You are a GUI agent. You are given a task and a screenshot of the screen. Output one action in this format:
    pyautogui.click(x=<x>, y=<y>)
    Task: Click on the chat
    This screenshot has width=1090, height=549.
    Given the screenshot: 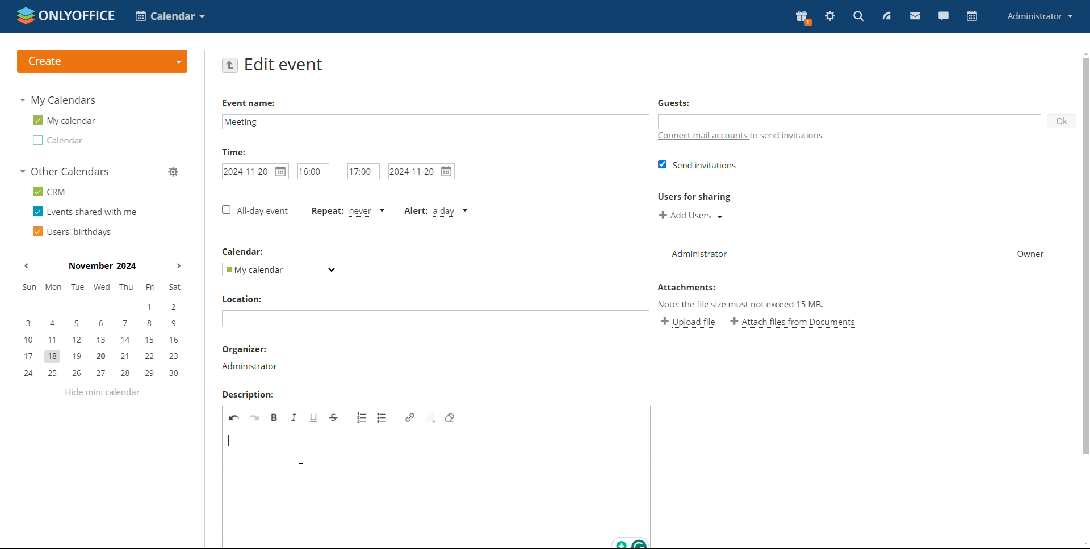 What is the action you would take?
    pyautogui.click(x=943, y=16)
    